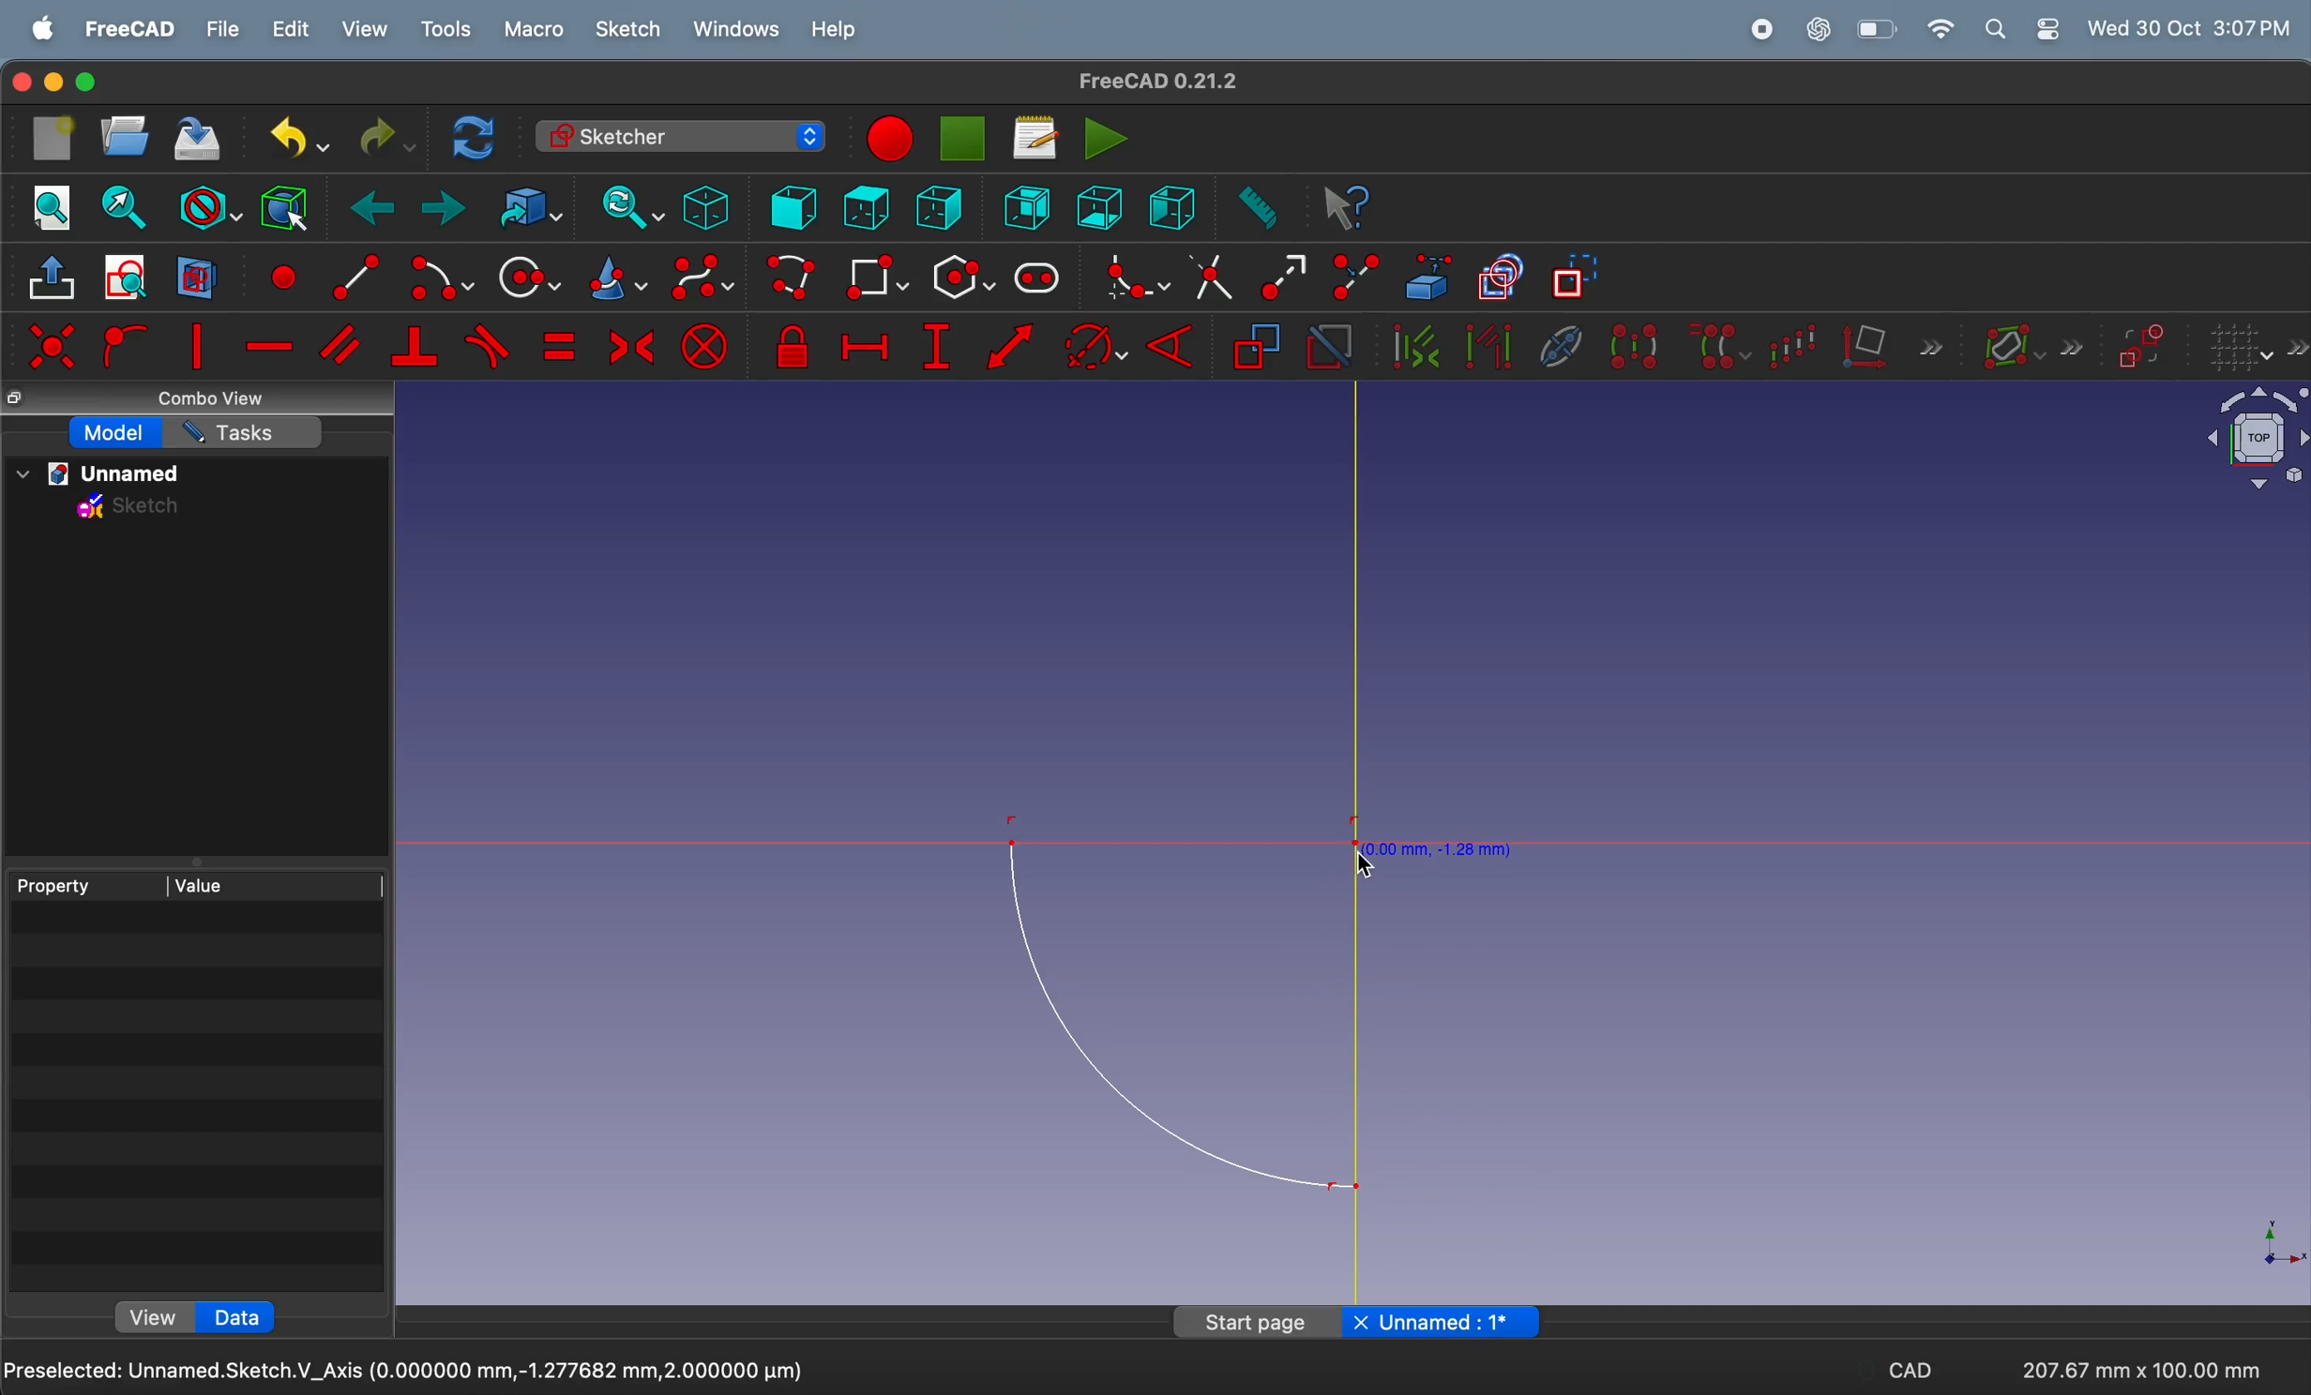  I want to click on copy, so click(19, 399).